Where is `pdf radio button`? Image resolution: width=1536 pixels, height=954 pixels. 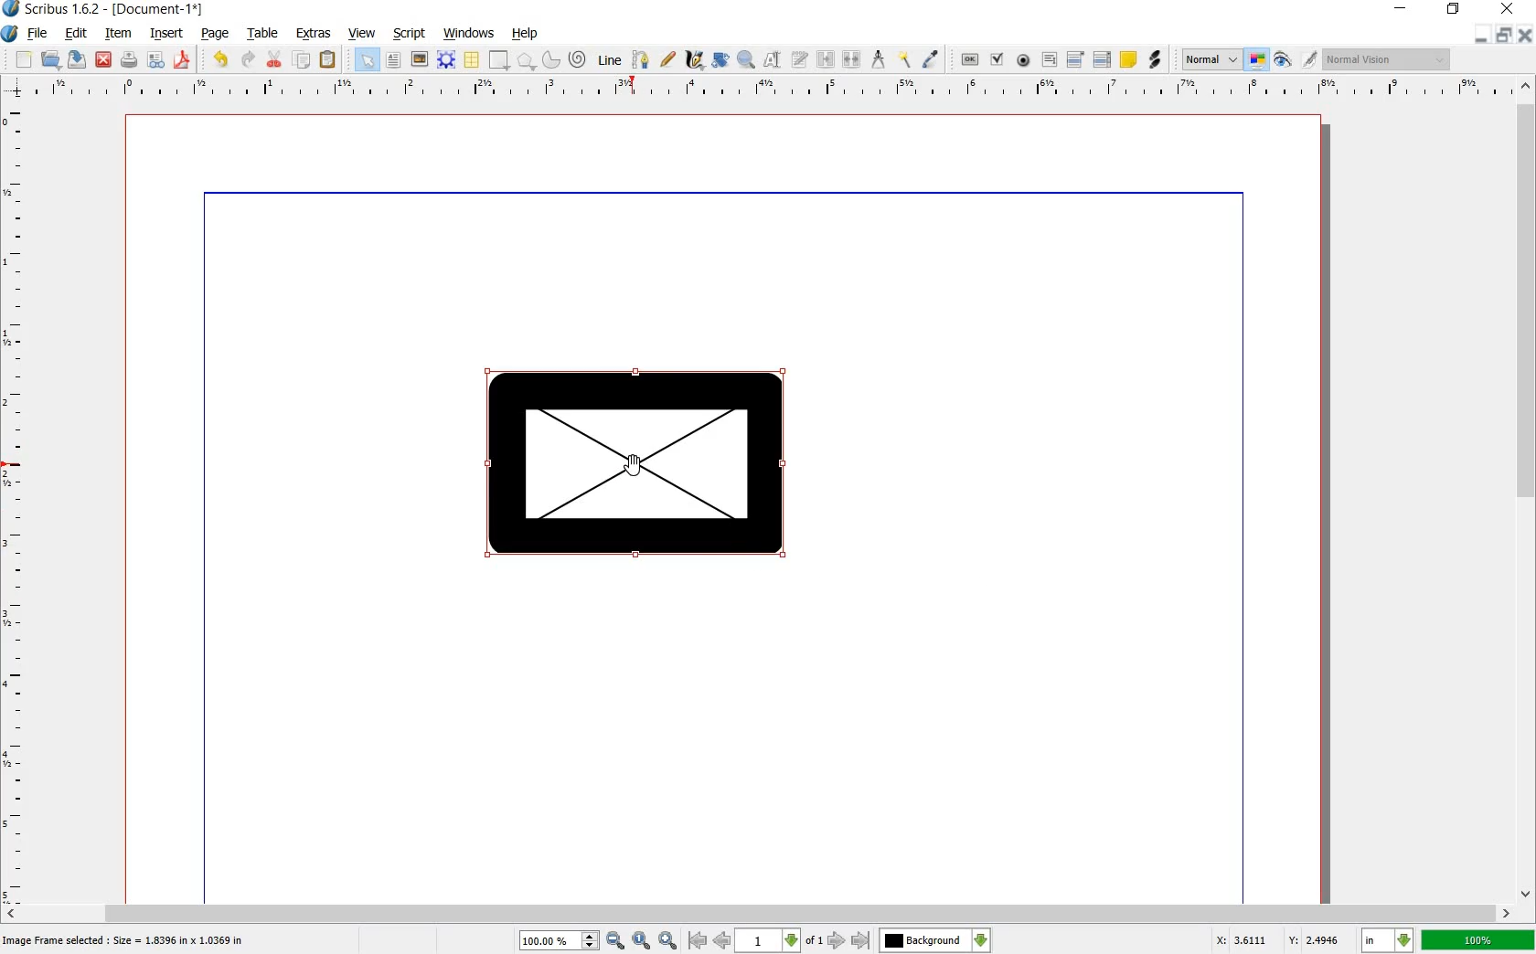
pdf radio button is located at coordinates (1025, 60).